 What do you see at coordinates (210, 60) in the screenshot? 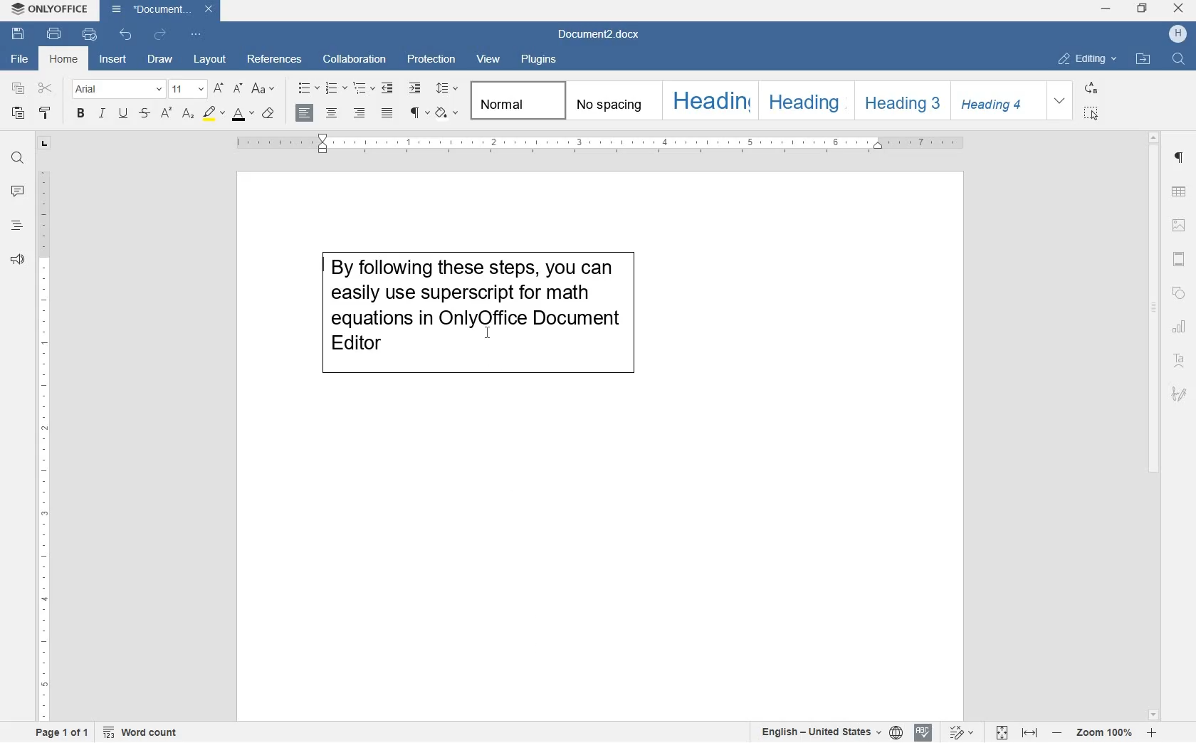
I see `layout` at bounding box center [210, 60].